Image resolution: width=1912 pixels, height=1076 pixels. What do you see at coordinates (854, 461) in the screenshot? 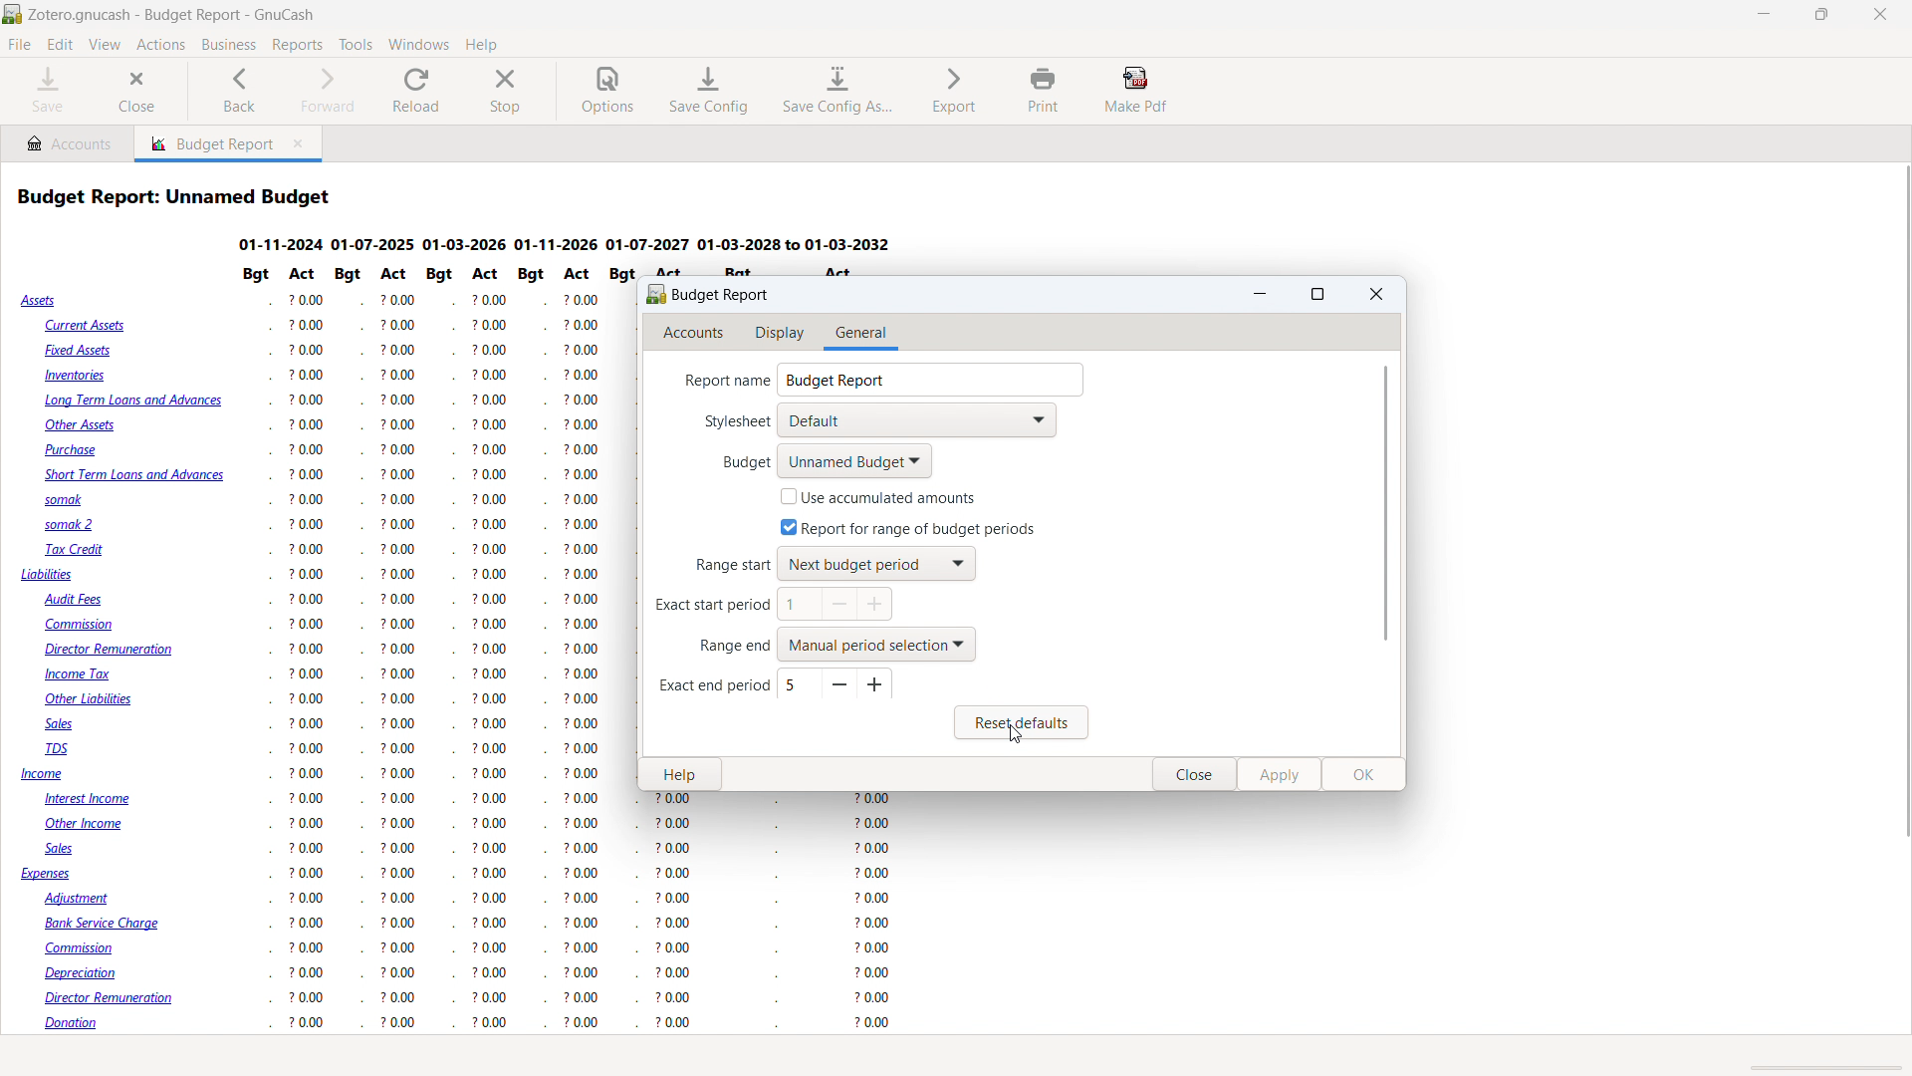
I see `select budget` at bounding box center [854, 461].